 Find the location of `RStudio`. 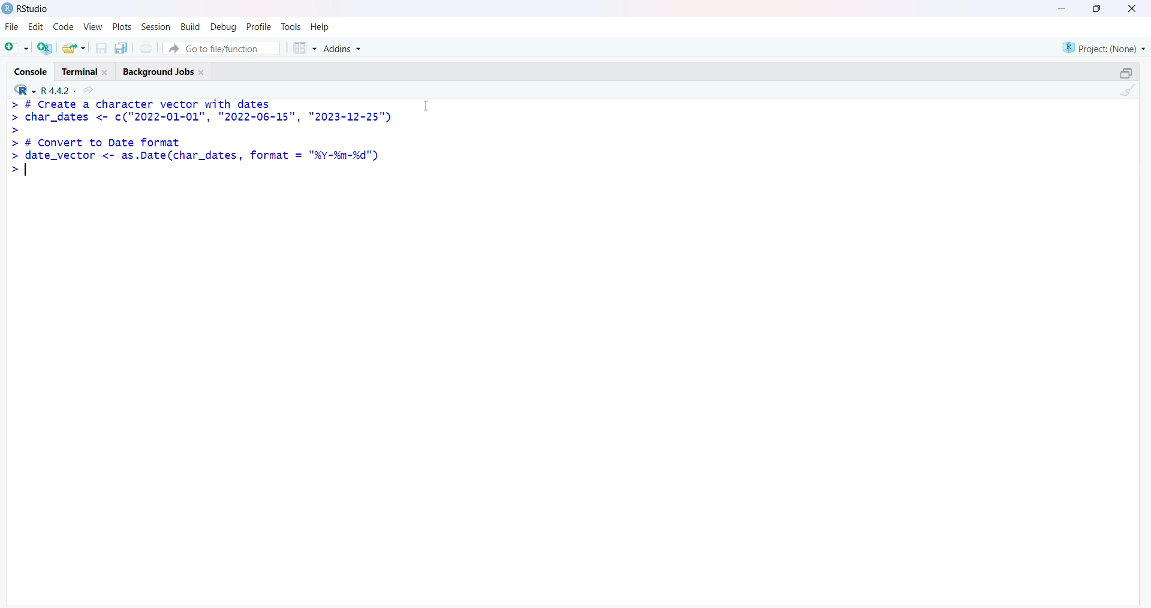

RStudio is located at coordinates (26, 11).